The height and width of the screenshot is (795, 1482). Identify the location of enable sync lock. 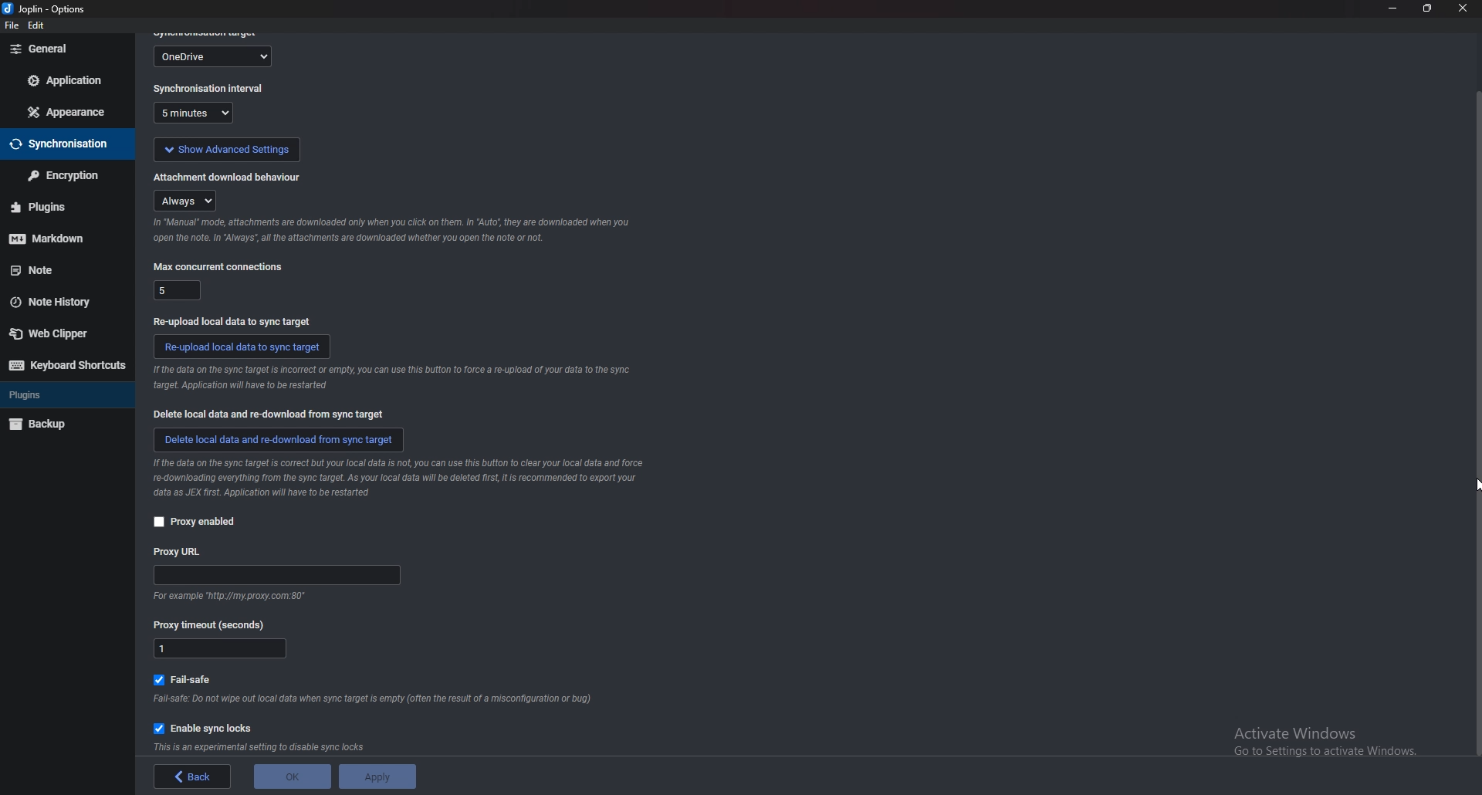
(208, 726).